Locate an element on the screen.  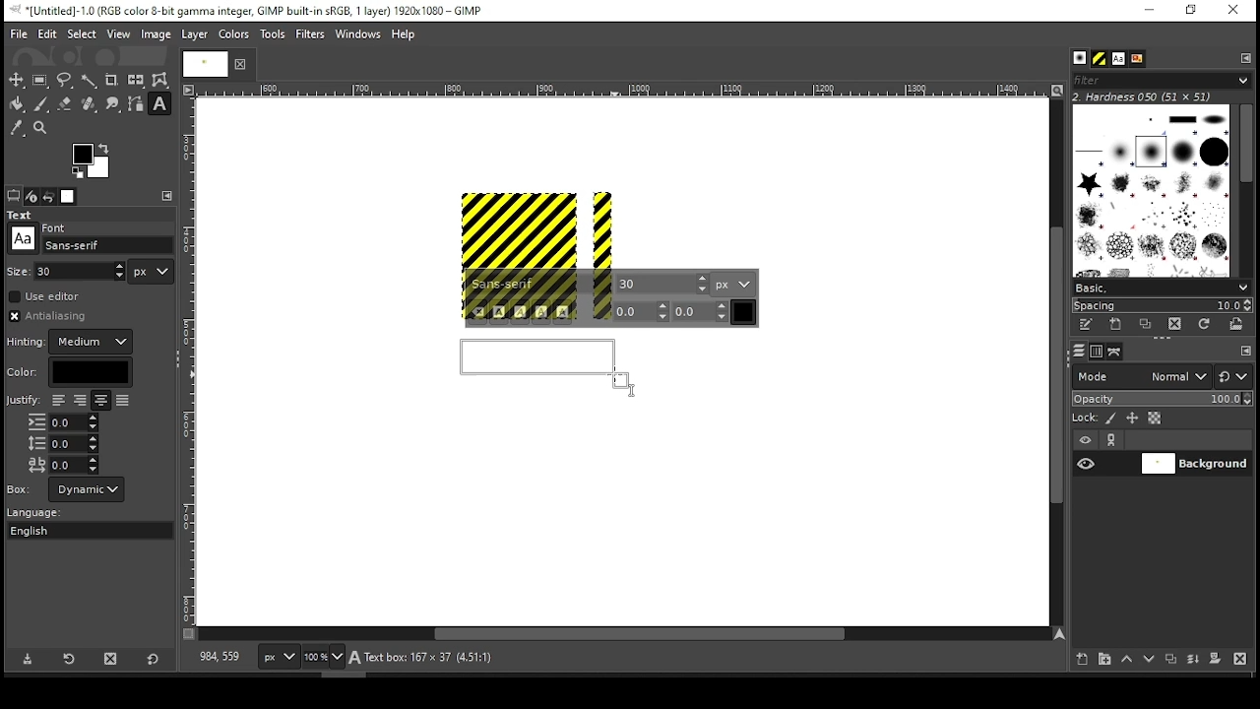
rectangular selection tool is located at coordinates (42, 80).